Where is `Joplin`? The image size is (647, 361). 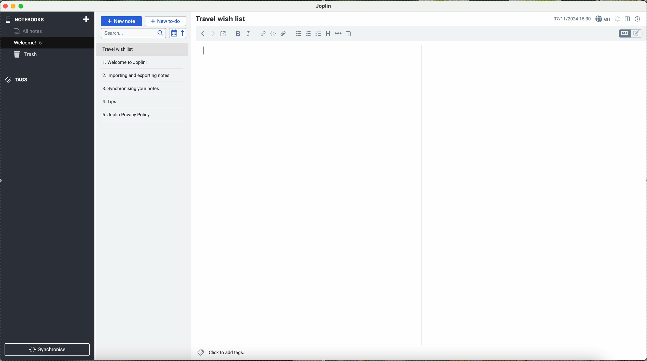 Joplin is located at coordinates (326, 6).